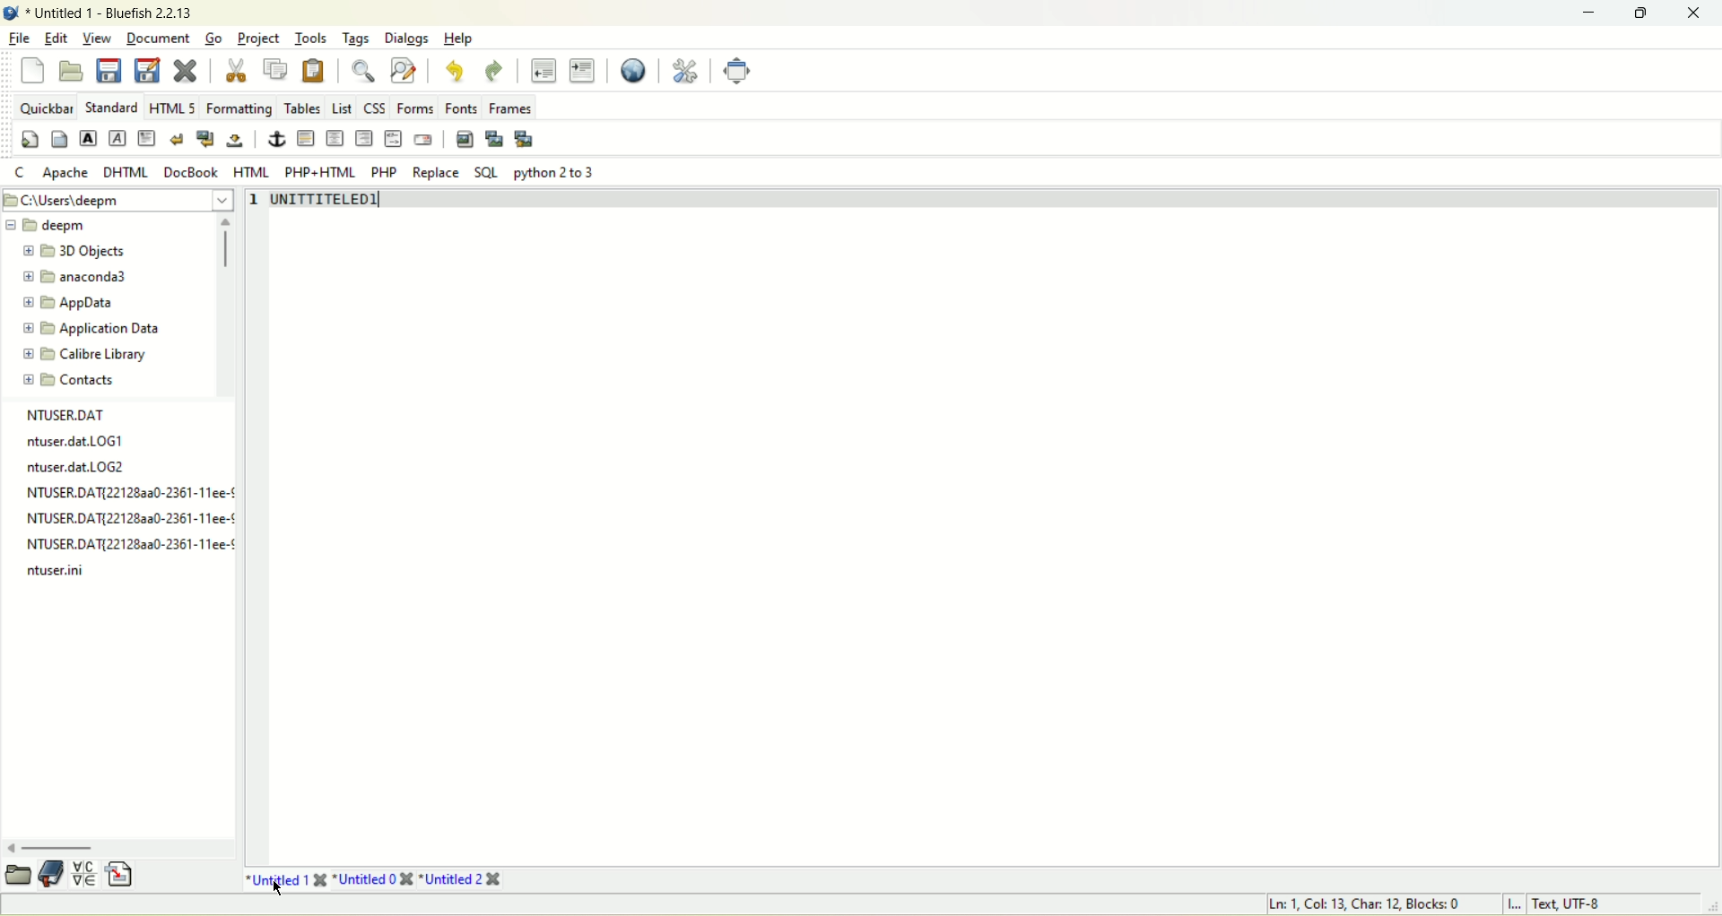  I want to click on Help, so click(458, 36).